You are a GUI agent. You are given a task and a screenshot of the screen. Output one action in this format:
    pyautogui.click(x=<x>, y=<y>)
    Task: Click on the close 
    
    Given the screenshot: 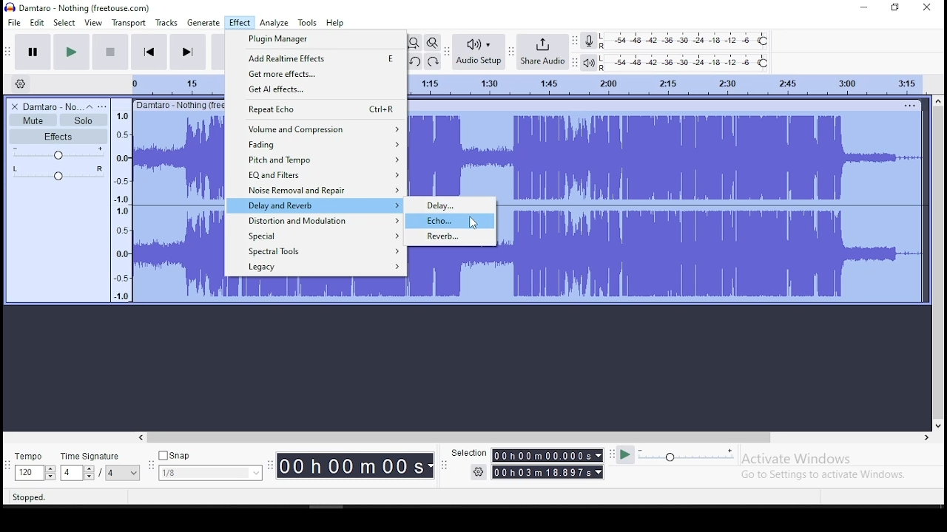 What is the action you would take?
    pyautogui.click(x=925, y=7)
    